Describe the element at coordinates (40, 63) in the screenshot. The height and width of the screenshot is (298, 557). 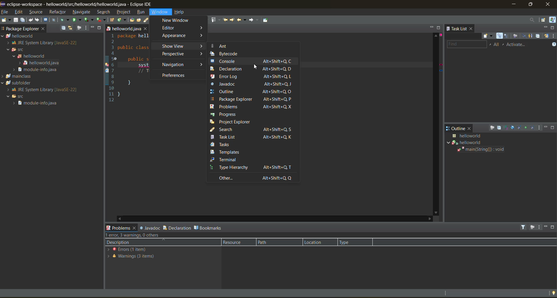
I see `helloworld java` at that location.